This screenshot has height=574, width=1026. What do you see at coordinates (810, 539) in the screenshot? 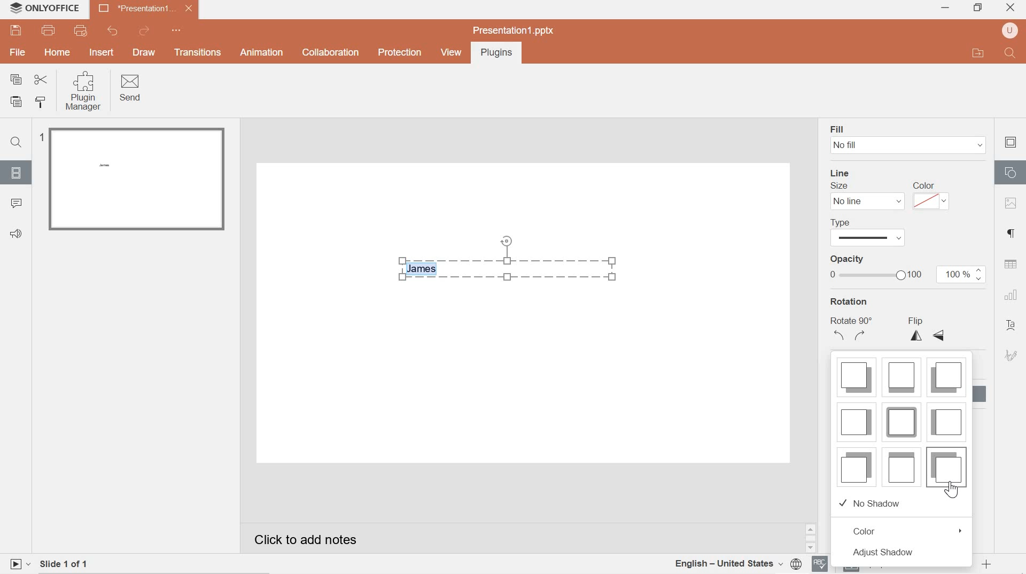
I see `scrollbar` at bounding box center [810, 539].